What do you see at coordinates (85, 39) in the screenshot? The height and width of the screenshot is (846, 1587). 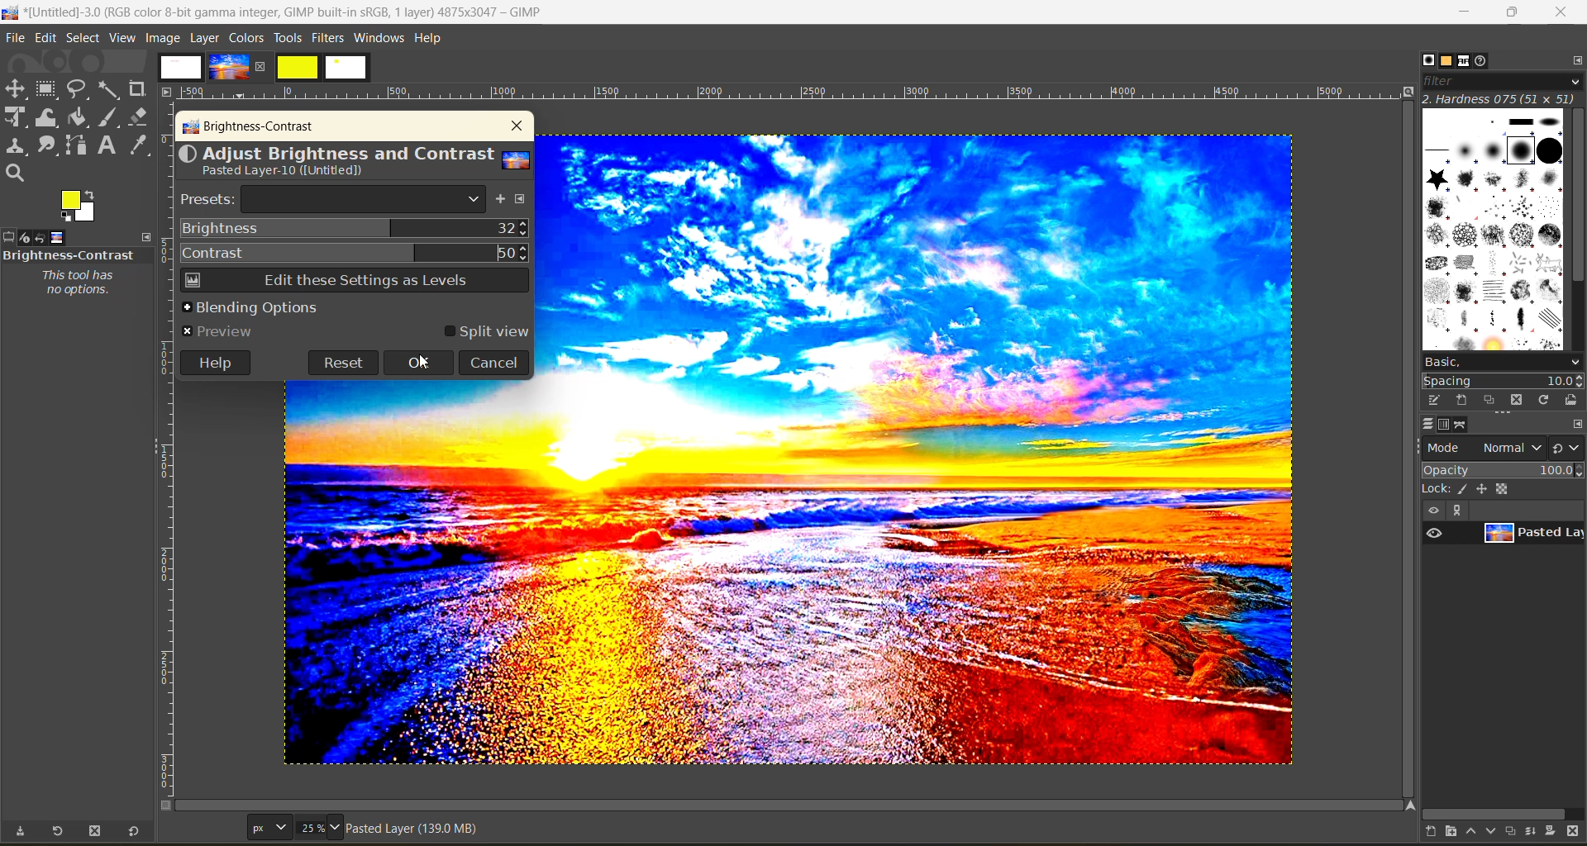 I see `select` at bounding box center [85, 39].